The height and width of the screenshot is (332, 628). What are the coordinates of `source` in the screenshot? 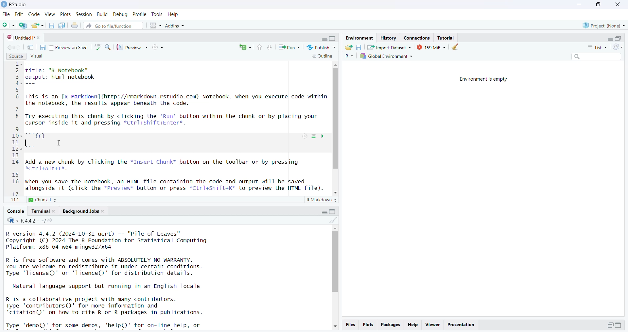 It's located at (15, 56).